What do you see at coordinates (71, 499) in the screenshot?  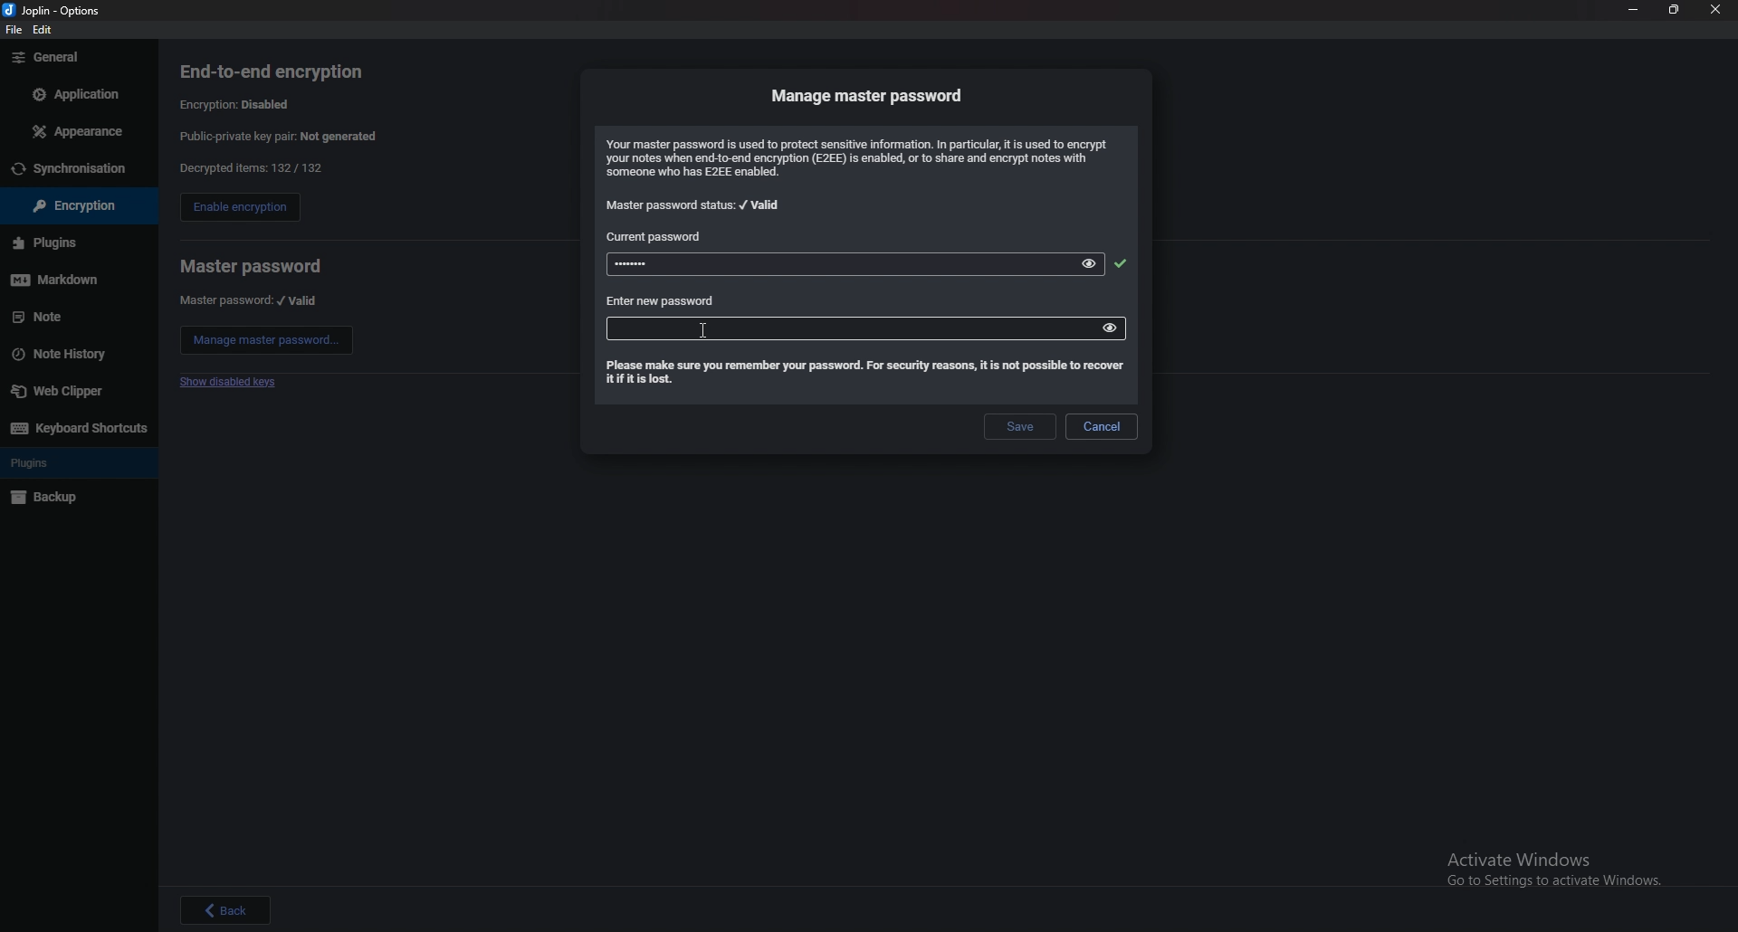 I see `backup` at bounding box center [71, 499].